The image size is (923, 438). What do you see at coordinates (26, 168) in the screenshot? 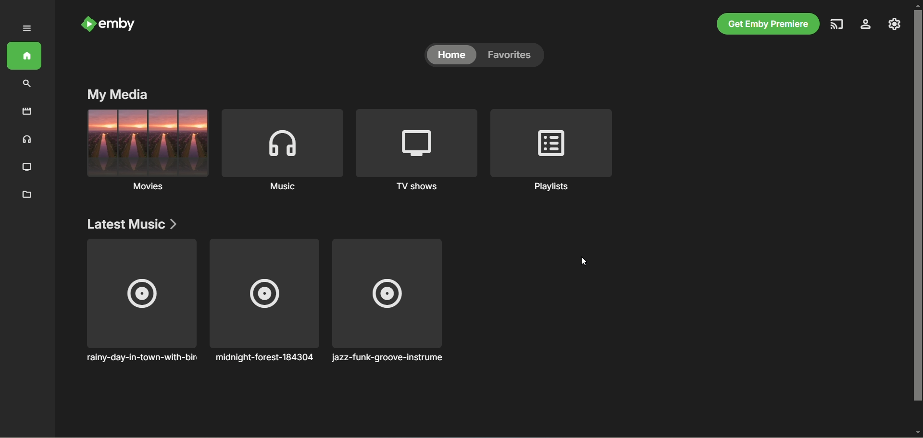
I see `TV shows` at bounding box center [26, 168].